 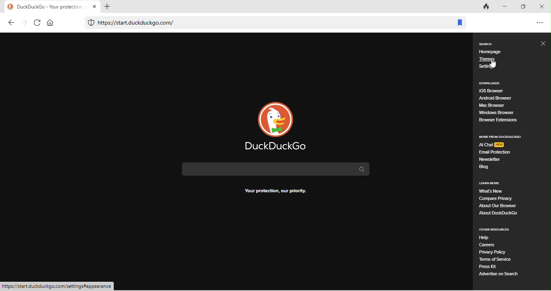 What do you see at coordinates (493, 82) in the screenshot?
I see `downloads` at bounding box center [493, 82].